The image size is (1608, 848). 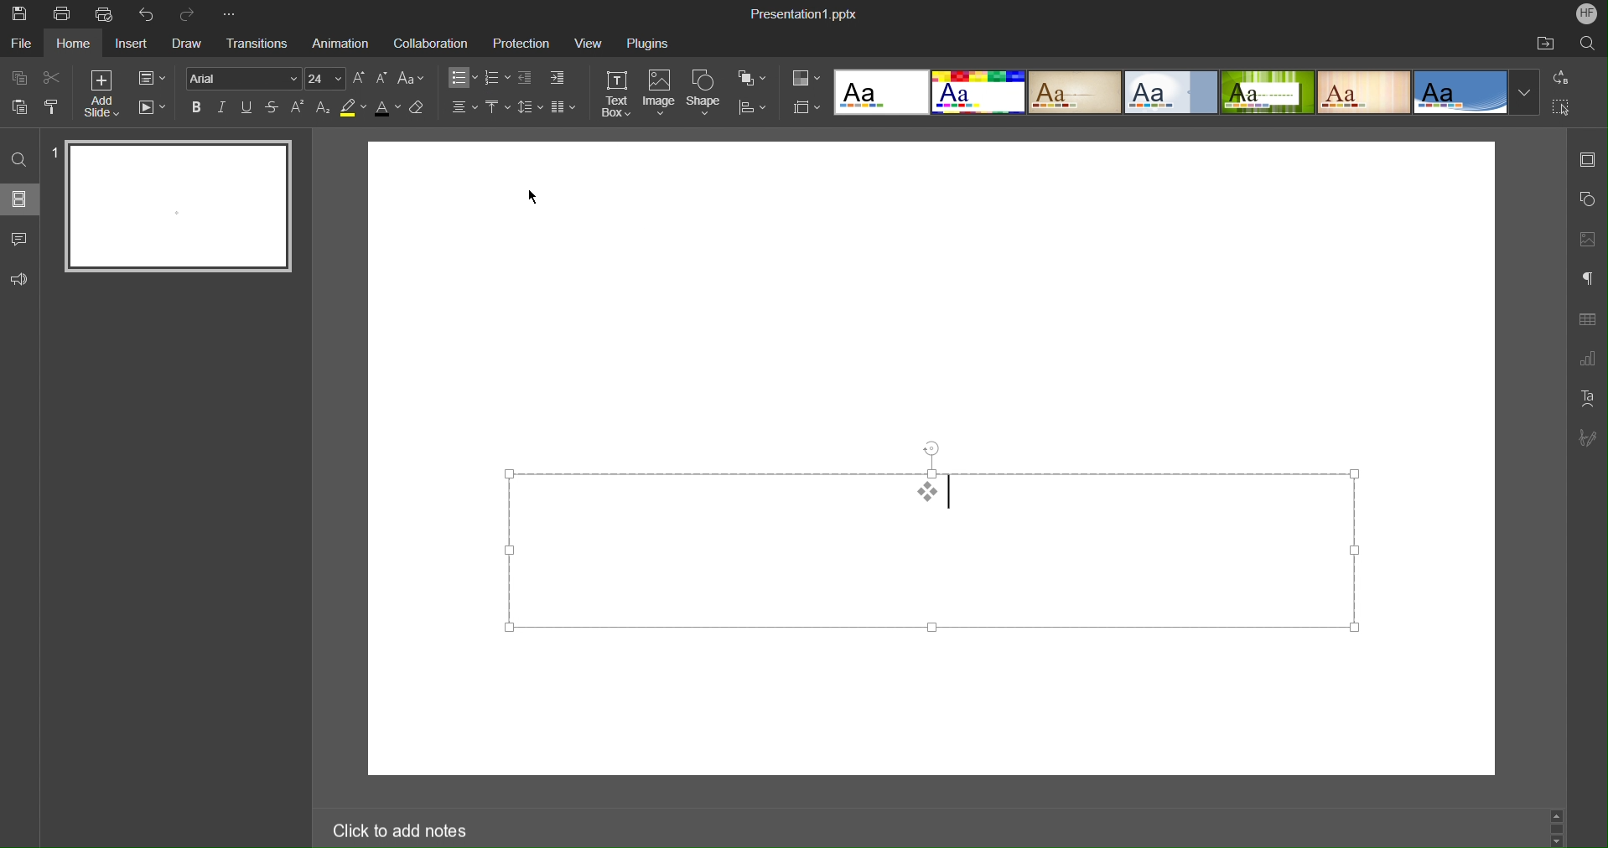 I want to click on More, so click(x=236, y=13).